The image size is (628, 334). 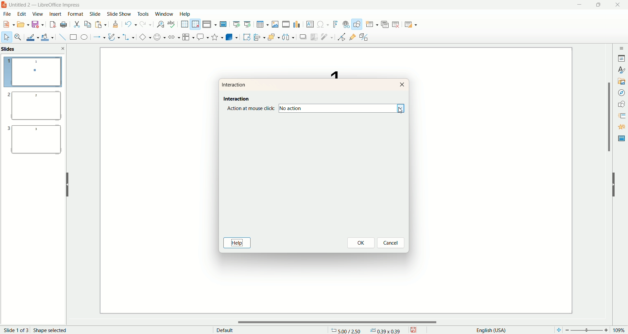 What do you see at coordinates (172, 37) in the screenshot?
I see `block arrow` at bounding box center [172, 37].